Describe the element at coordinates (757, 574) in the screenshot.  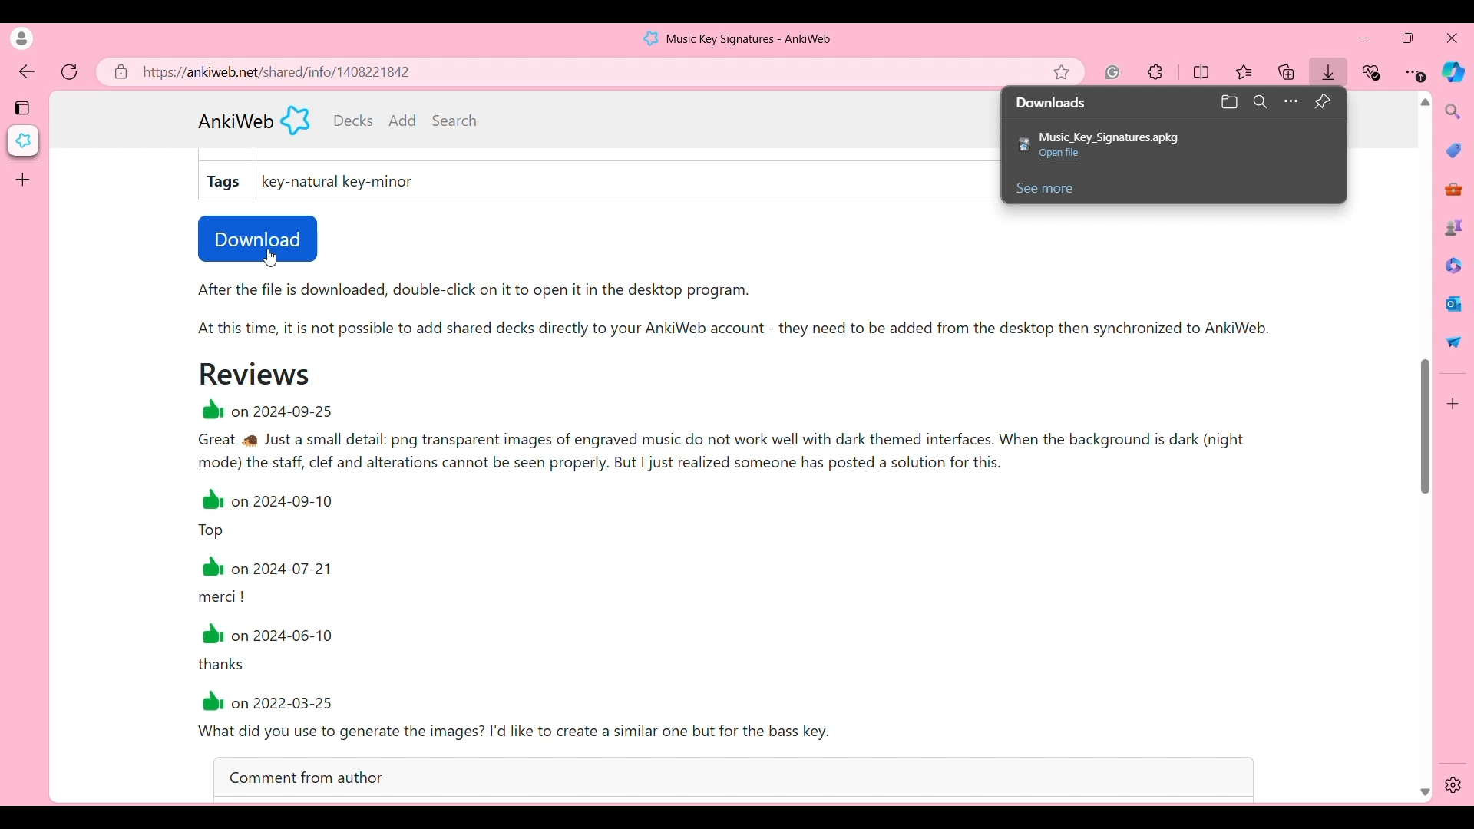
I see `@1 on 2024-09-25

Great Just a small detail: png transparent images of engraved music do not work well with dark themed interfaces. When the background is dark (night
mode) the staff, clef and alterations cannot be seen properly. But | just realized someone has posted a solution for this.
1 on 2024-09-10

Top

1 on 2024-07-21

merci !

1 on 2024-06-10

thanks

#1 on 2022-03-25

What did you use to generate the images? I'd like to create a similar one but for the bass key.` at that location.